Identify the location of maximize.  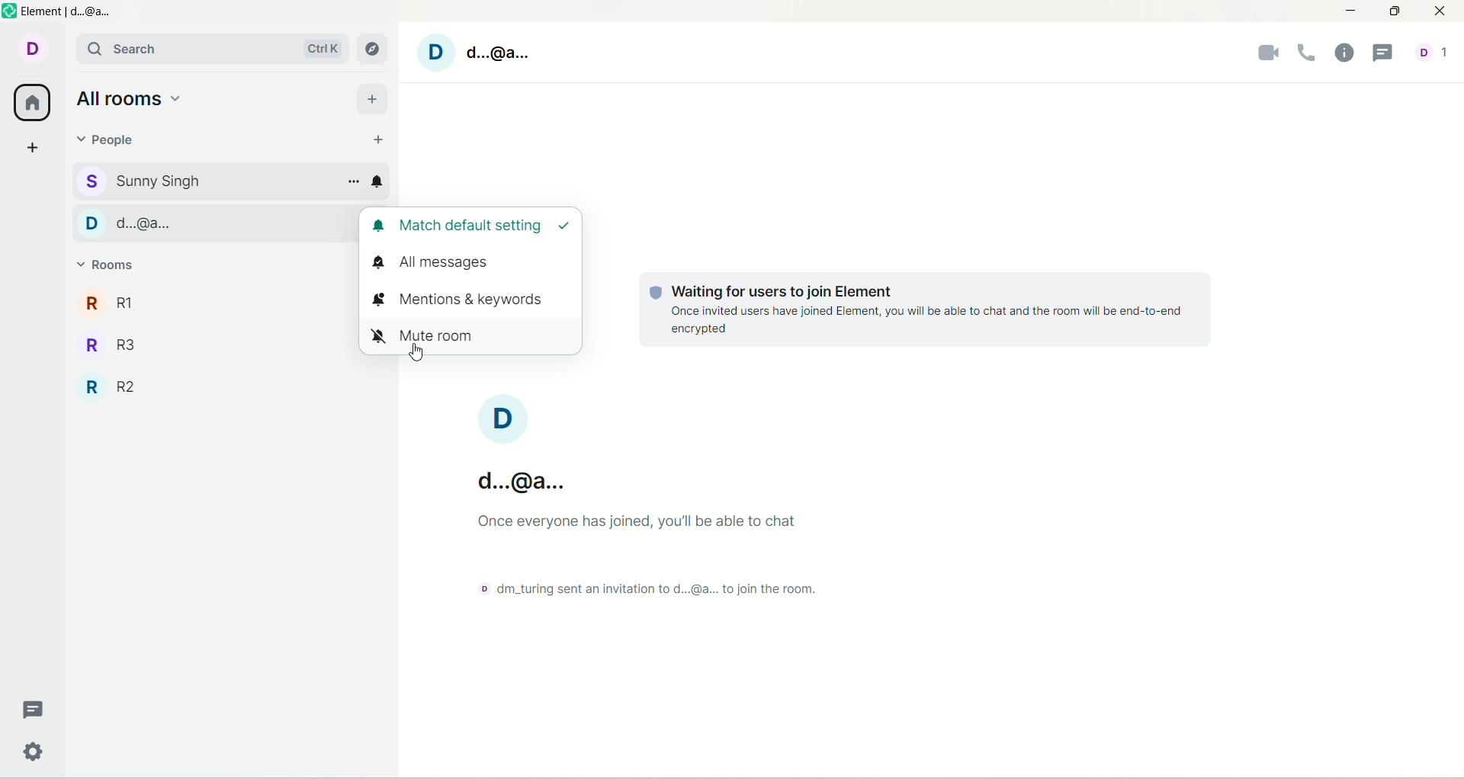
(1393, 13).